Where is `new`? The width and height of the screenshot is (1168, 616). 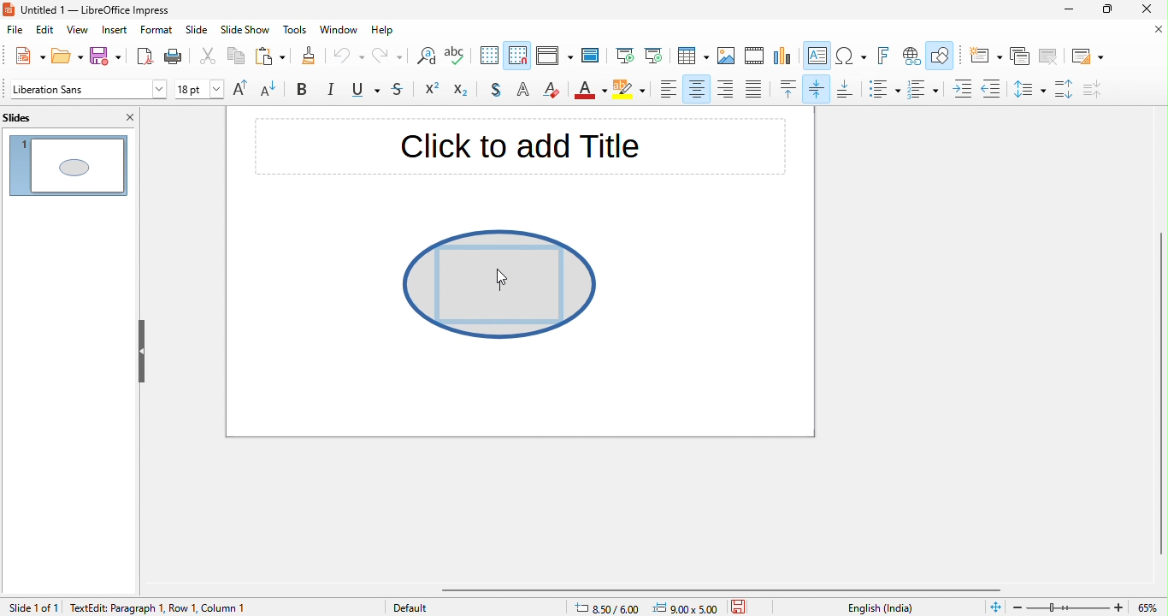 new is located at coordinates (24, 56).